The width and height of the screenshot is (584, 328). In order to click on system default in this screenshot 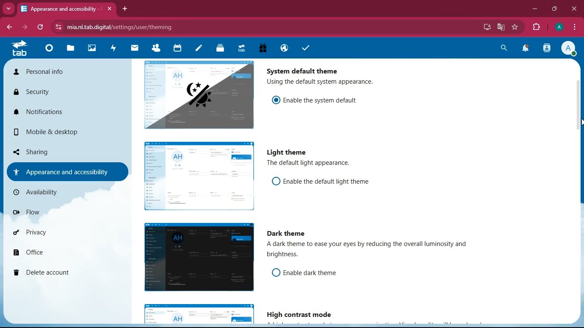, I will do `click(304, 69)`.